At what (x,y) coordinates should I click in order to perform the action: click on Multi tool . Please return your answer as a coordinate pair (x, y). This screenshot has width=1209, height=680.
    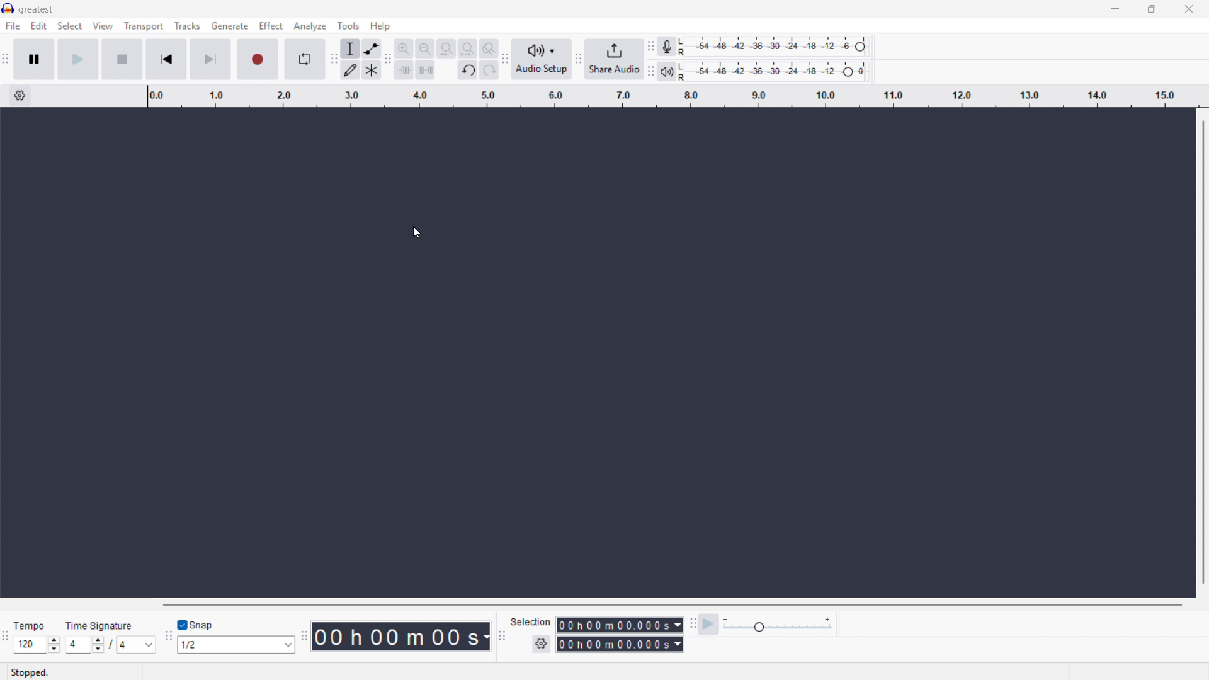
    Looking at the image, I should click on (372, 71).